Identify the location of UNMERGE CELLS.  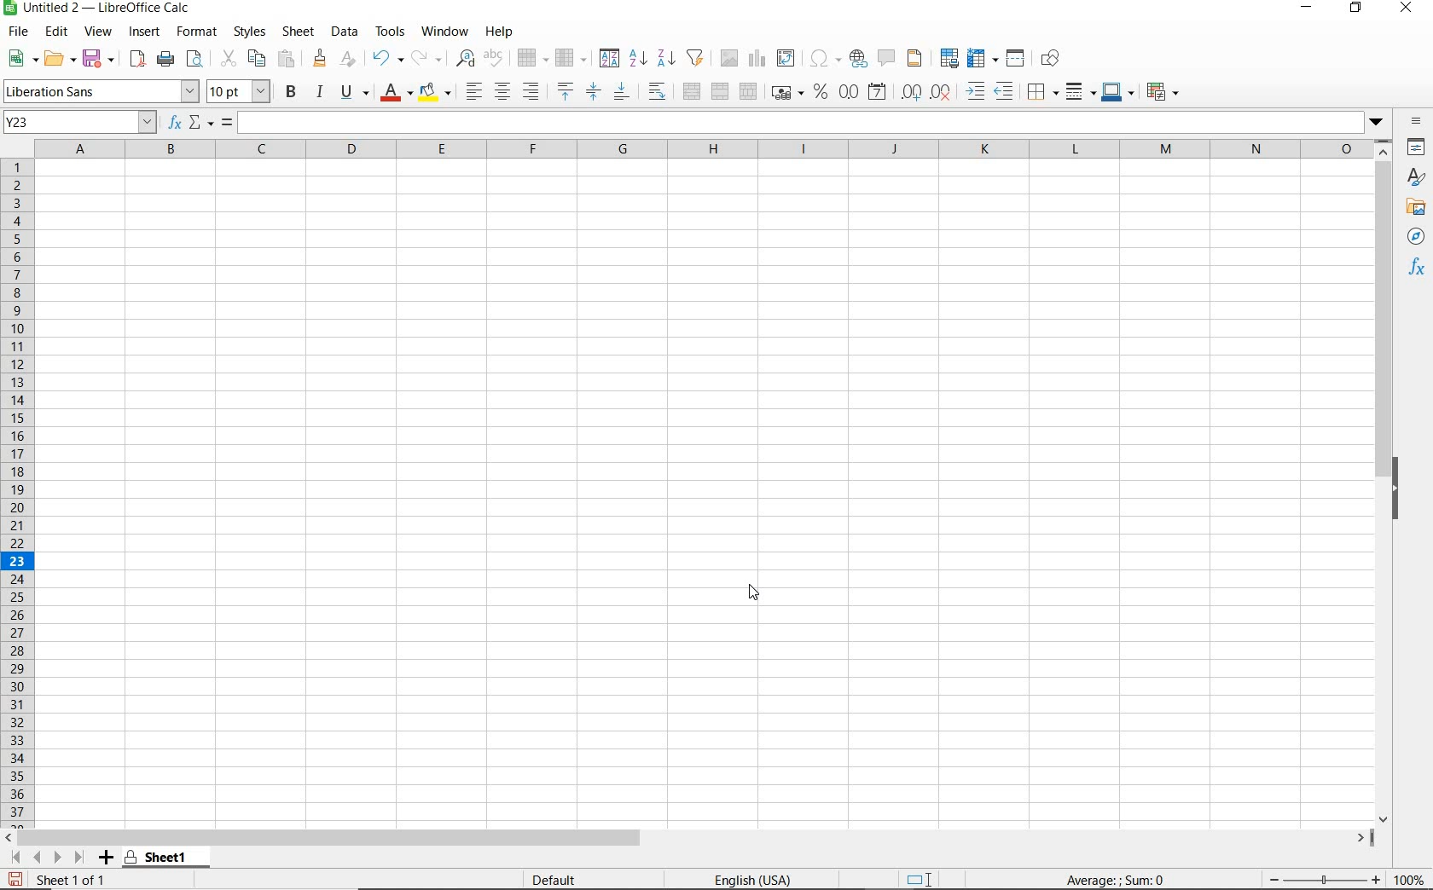
(748, 92).